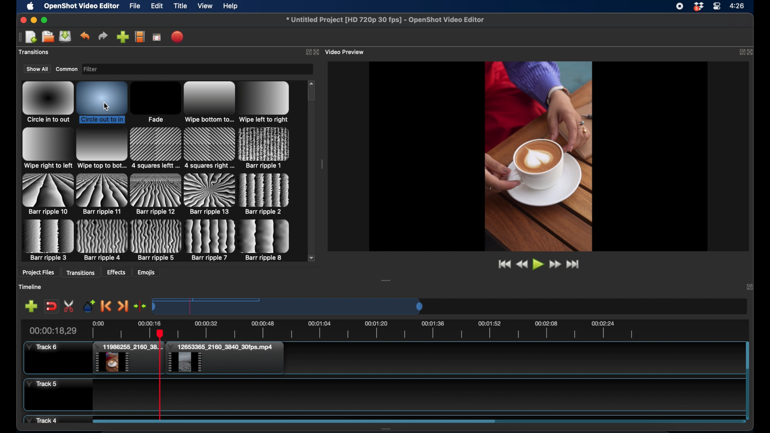  What do you see at coordinates (211, 240) in the screenshot?
I see `transition` at bounding box center [211, 240].